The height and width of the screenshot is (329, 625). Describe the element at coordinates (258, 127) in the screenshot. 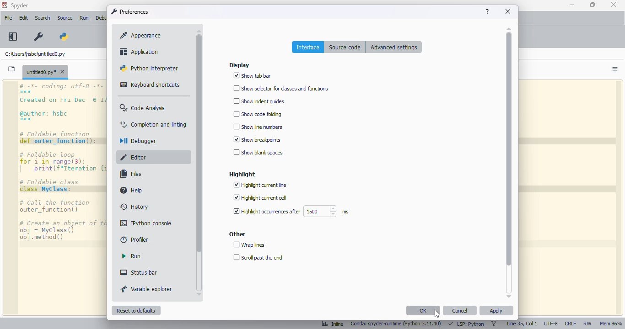

I see `show line numbers` at that location.